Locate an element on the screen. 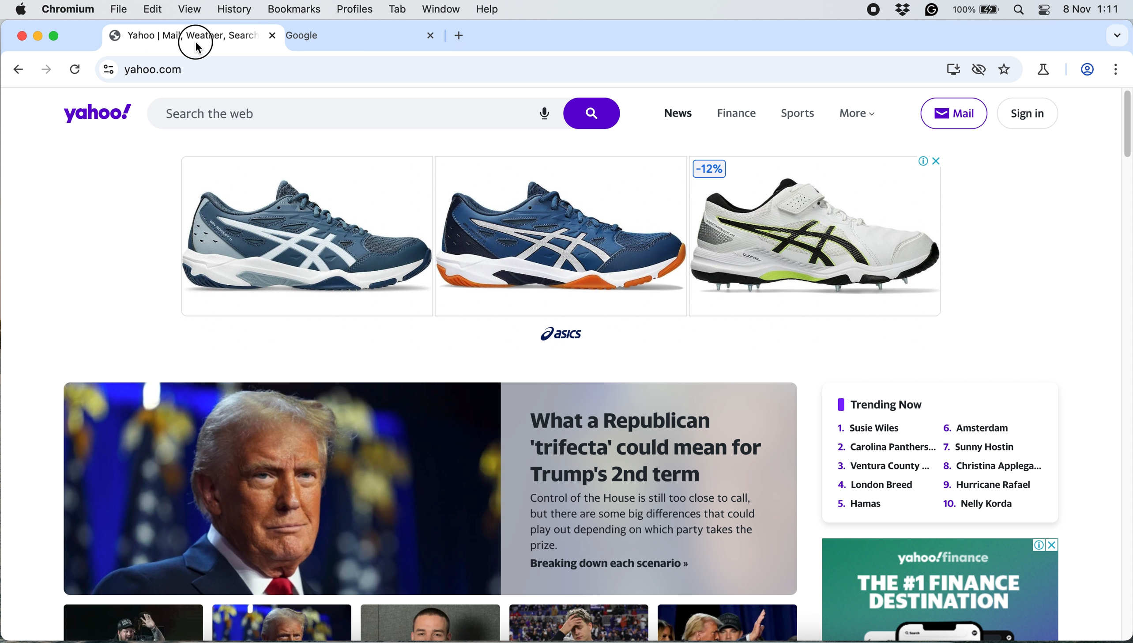 The image size is (1133, 643). settings is located at coordinates (1116, 69).